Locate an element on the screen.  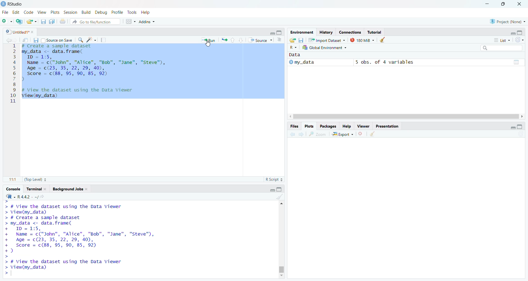
minimize is located at coordinates (513, 128).